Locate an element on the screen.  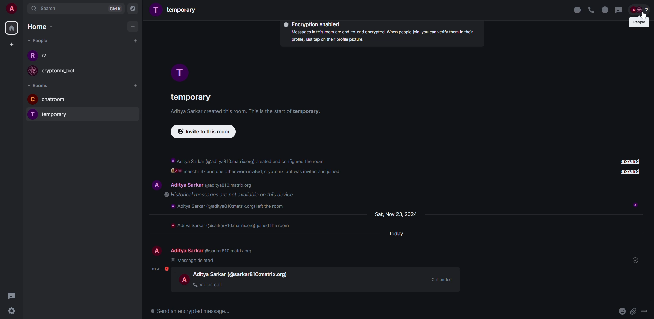
message deleted is located at coordinates (193, 260).